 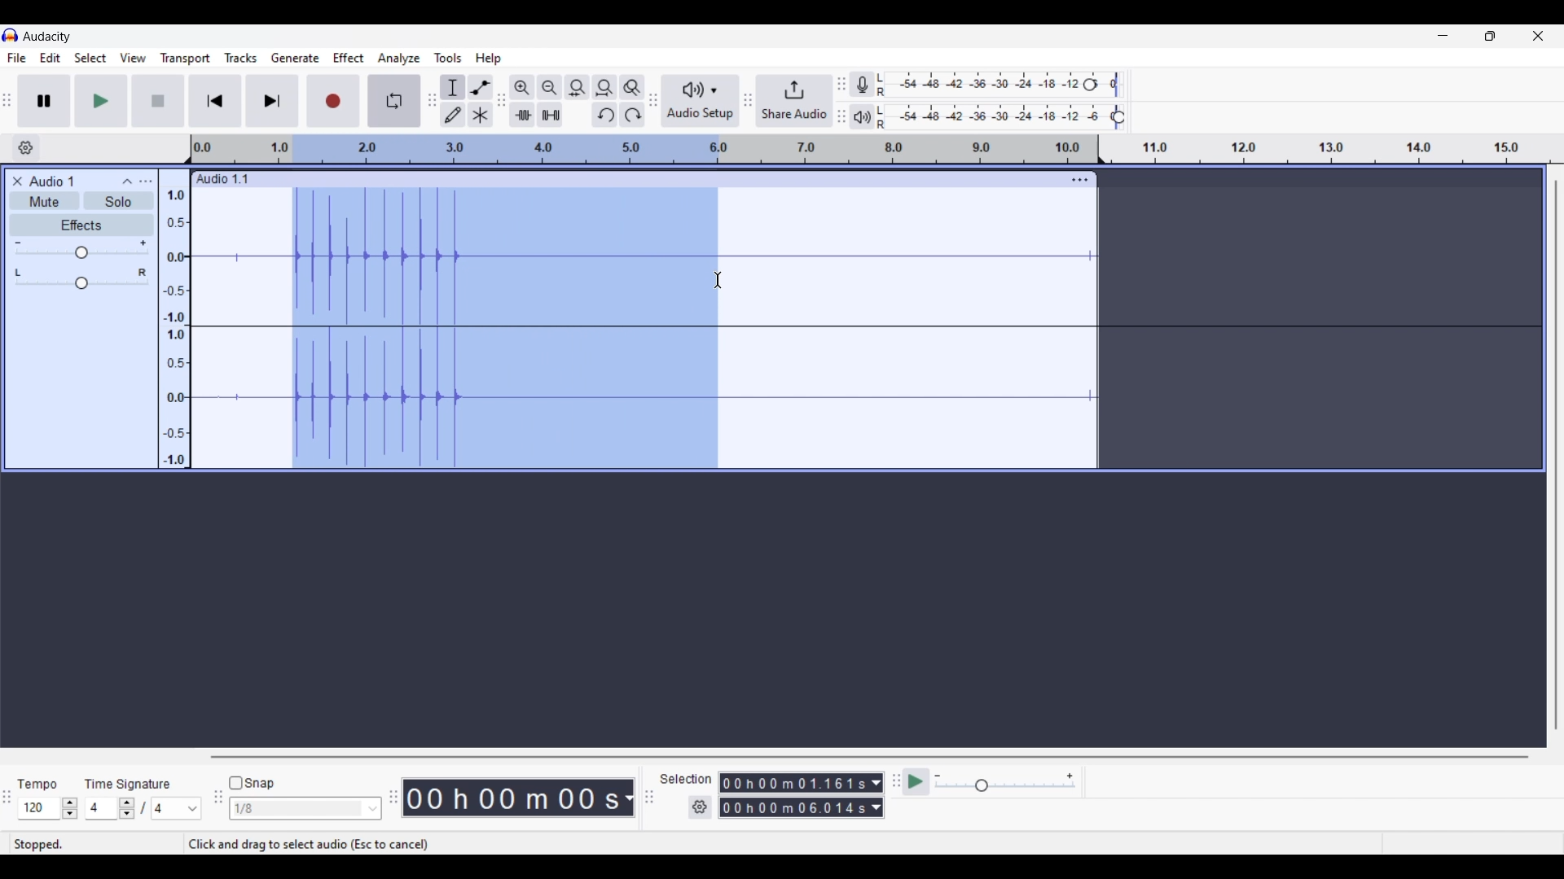 What do you see at coordinates (487, 58) in the screenshot?
I see `Help menu` at bounding box center [487, 58].